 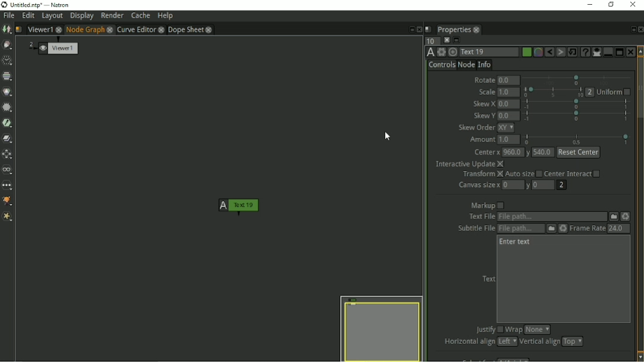 What do you see at coordinates (542, 185) in the screenshot?
I see `0` at bounding box center [542, 185].